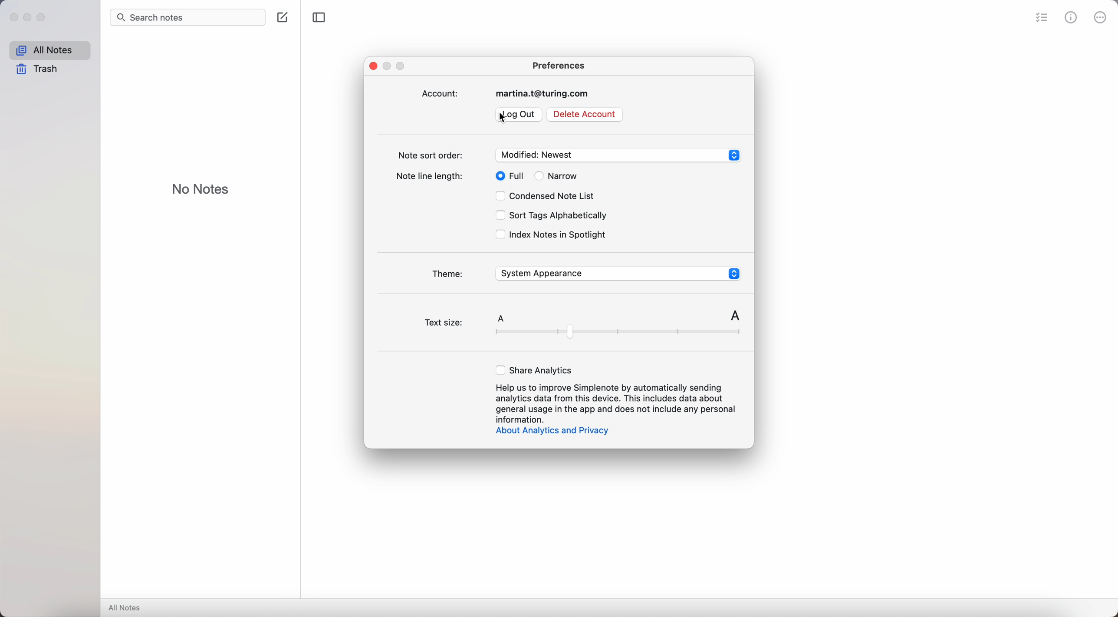 The height and width of the screenshot is (617, 1118). What do you see at coordinates (546, 95) in the screenshot?
I see `martina.t@turing.com` at bounding box center [546, 95].